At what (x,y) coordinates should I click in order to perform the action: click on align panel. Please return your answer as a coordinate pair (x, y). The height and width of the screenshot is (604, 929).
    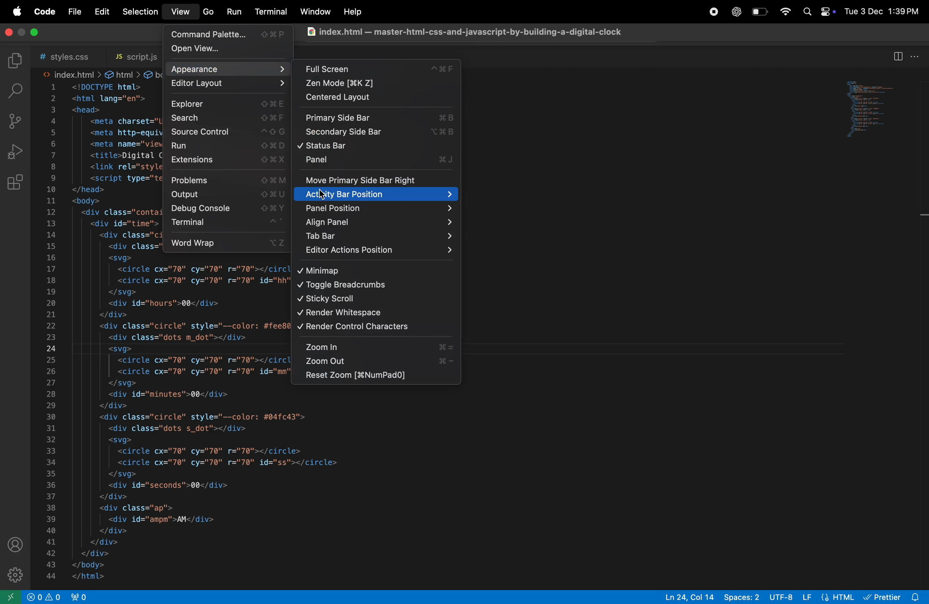
    Looking at the image, I should click on (378, 222).